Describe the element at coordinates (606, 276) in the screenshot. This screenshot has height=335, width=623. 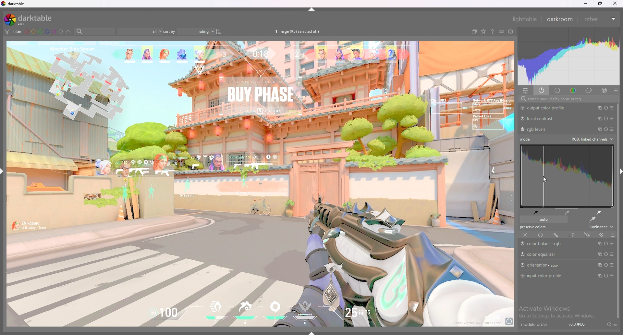
I see `reset` at that location.